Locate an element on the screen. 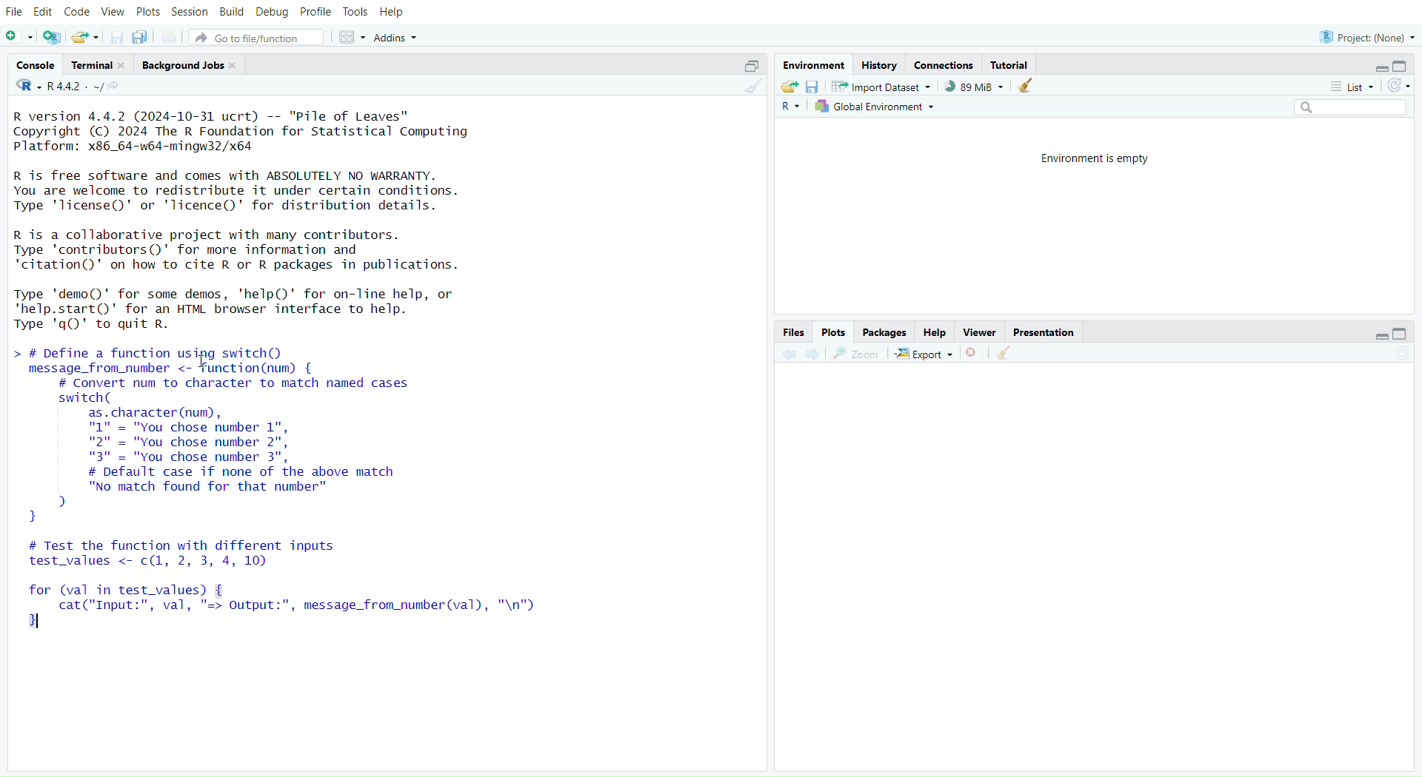 This screenshot has height=777, width=1422. Connections is located at coordinates (943, 64).